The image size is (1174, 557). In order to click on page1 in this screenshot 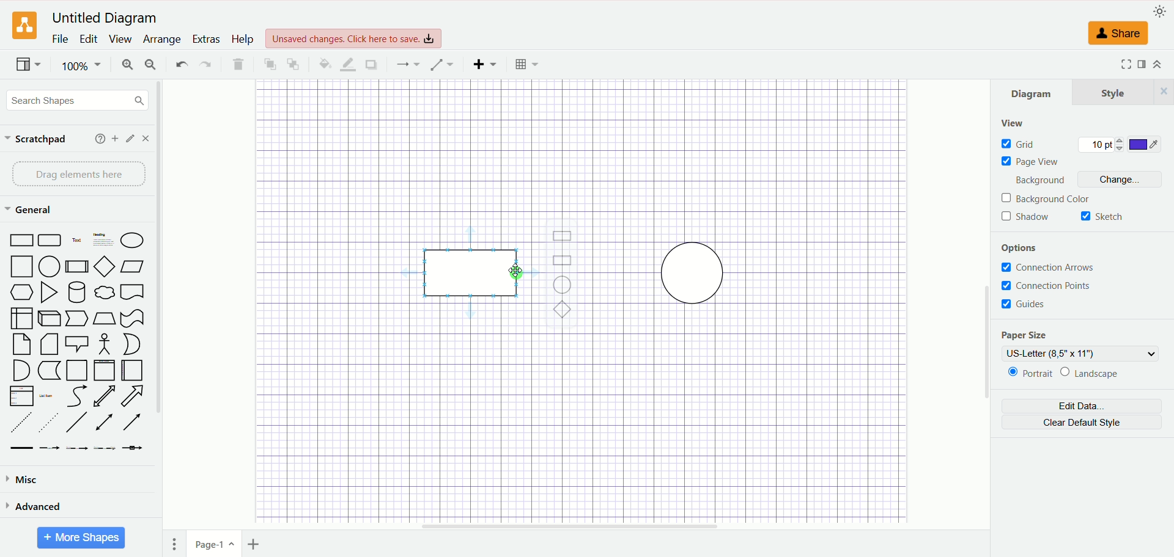, I will do `click(215, 544)`.